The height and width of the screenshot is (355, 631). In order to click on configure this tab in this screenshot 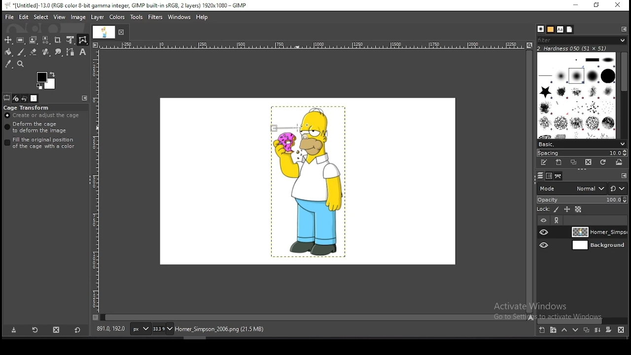, I will do `click(623, 29)`.